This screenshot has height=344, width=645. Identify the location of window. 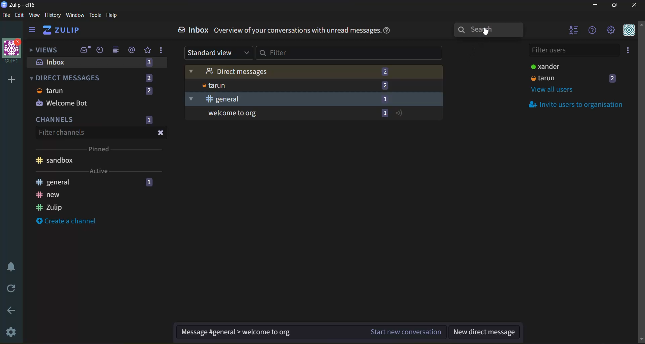
(75, 15).